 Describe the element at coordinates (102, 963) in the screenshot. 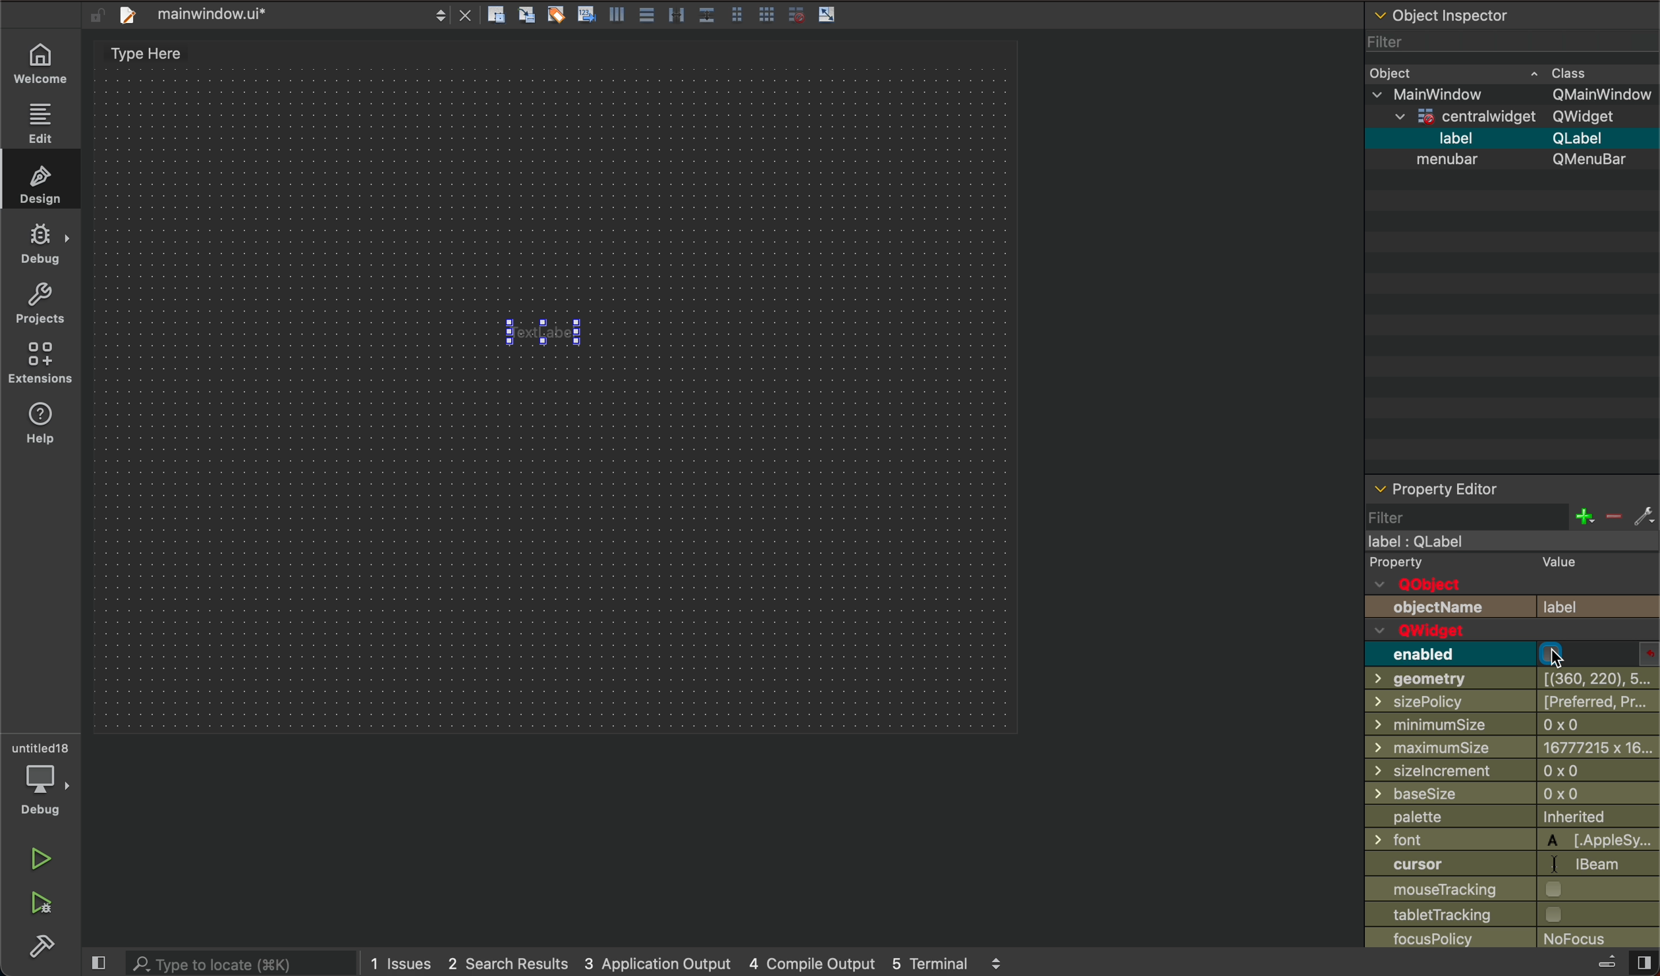

I see `close slide bar` at that location.